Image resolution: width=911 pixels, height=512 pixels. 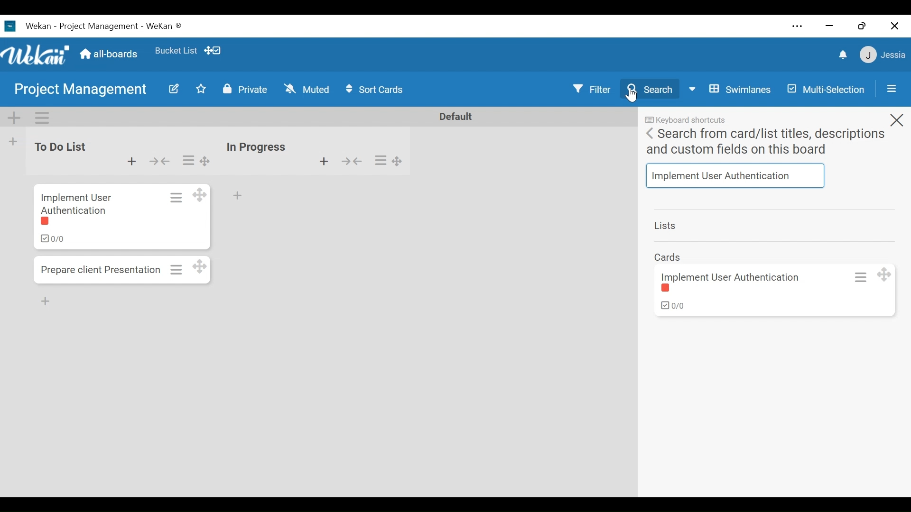 I want to click on Card, so click(x=669, y=256).